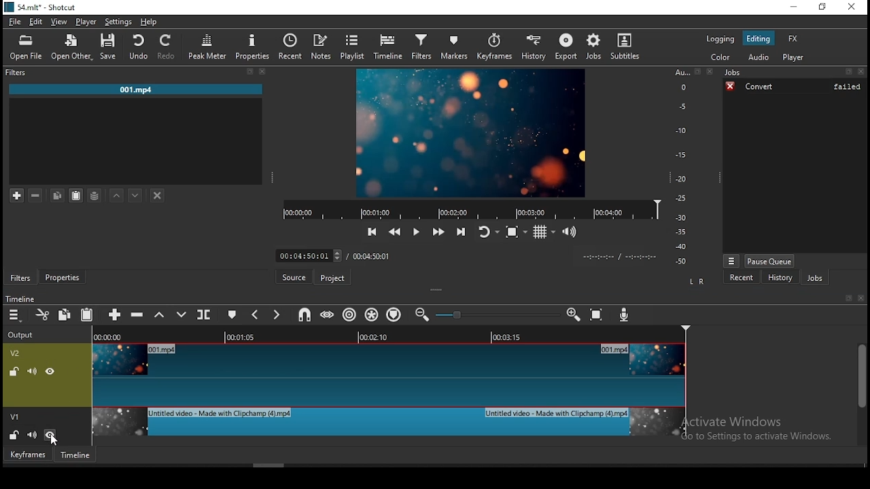 The width and height of the screenshot is (870, 489). What do you see at coordinates (106, 47) in the screenshot?
I see `save` at bounding box center [106, 47].